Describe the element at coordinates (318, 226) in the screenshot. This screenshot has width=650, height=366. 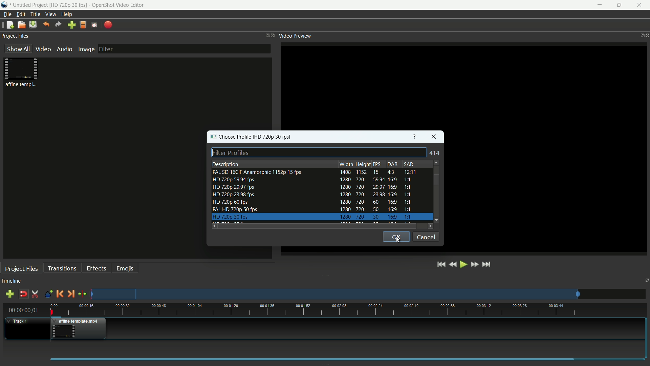
I see `scroll bar` at that location.